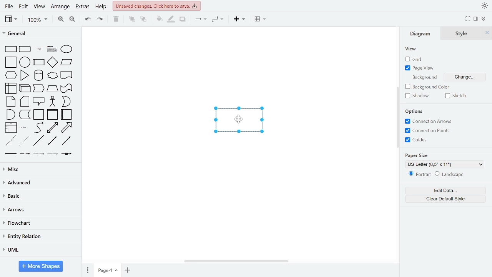 This screenshot has width=492, height=277. Describe the element at coordinates (37, 128) in the screenshot. I see `general shapes` at that location.